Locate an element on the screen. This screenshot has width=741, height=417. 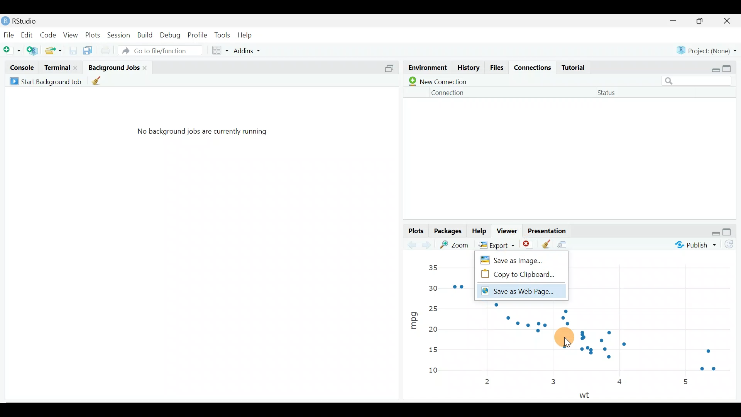
Environment is located at coordinates (427, 66).